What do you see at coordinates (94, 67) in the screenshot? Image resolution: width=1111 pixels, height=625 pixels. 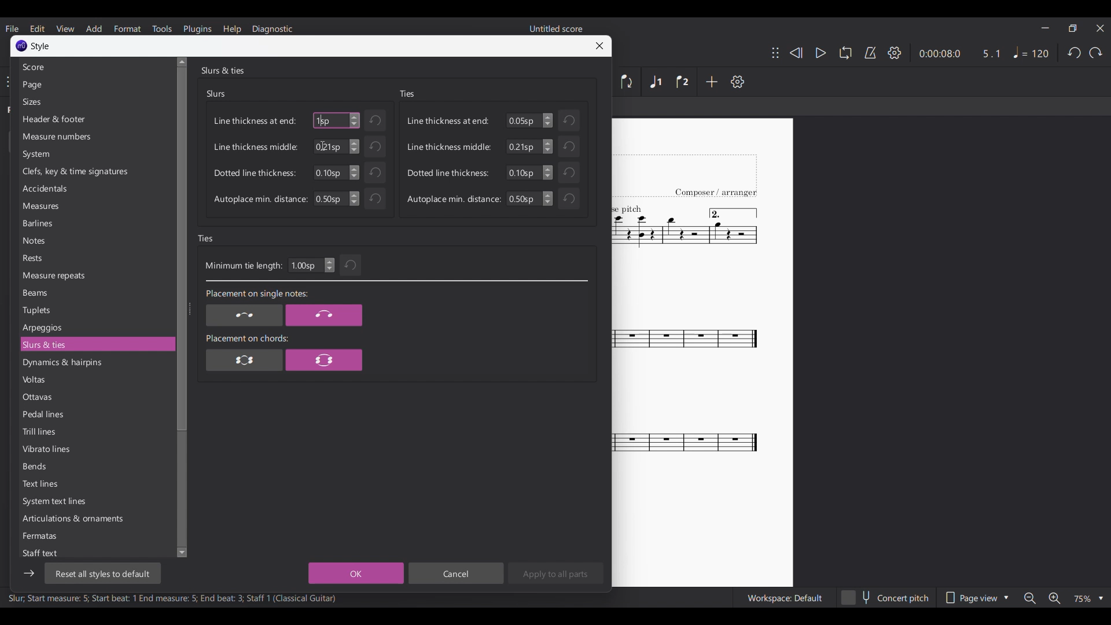 I see `Score` at bounding box center [94, 67].